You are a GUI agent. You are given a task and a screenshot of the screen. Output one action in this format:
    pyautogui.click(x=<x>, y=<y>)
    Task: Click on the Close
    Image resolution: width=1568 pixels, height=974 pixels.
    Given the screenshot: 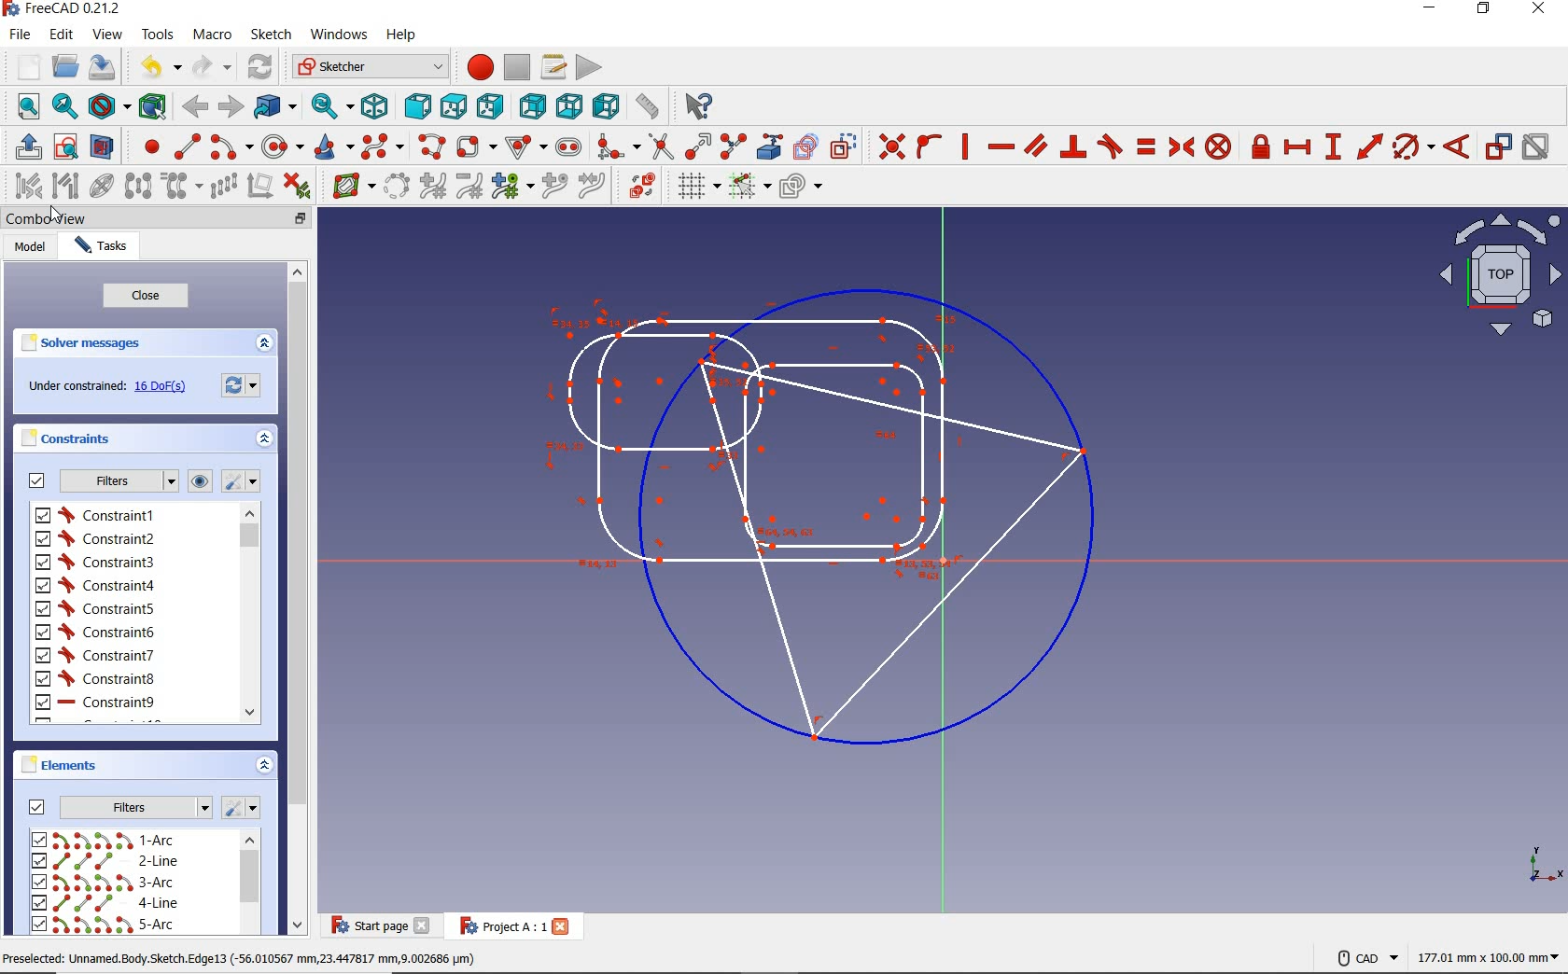 What is the action you would take?
    pyautogui.click(x=561, y=925)
    